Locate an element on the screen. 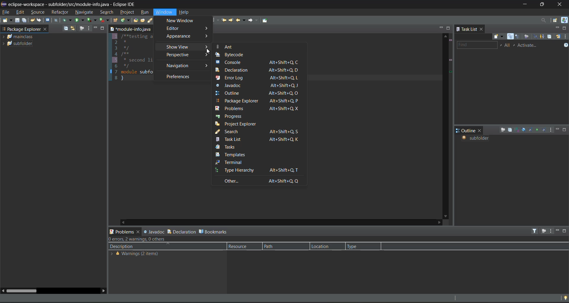  perspective is located at coordinates (186, 55).